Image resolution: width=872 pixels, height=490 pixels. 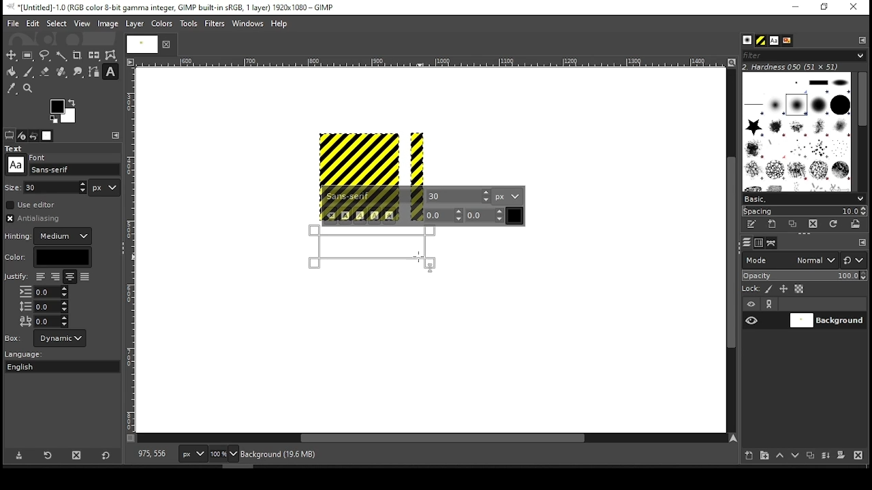 I want to click on , so click(x=16, y=278).